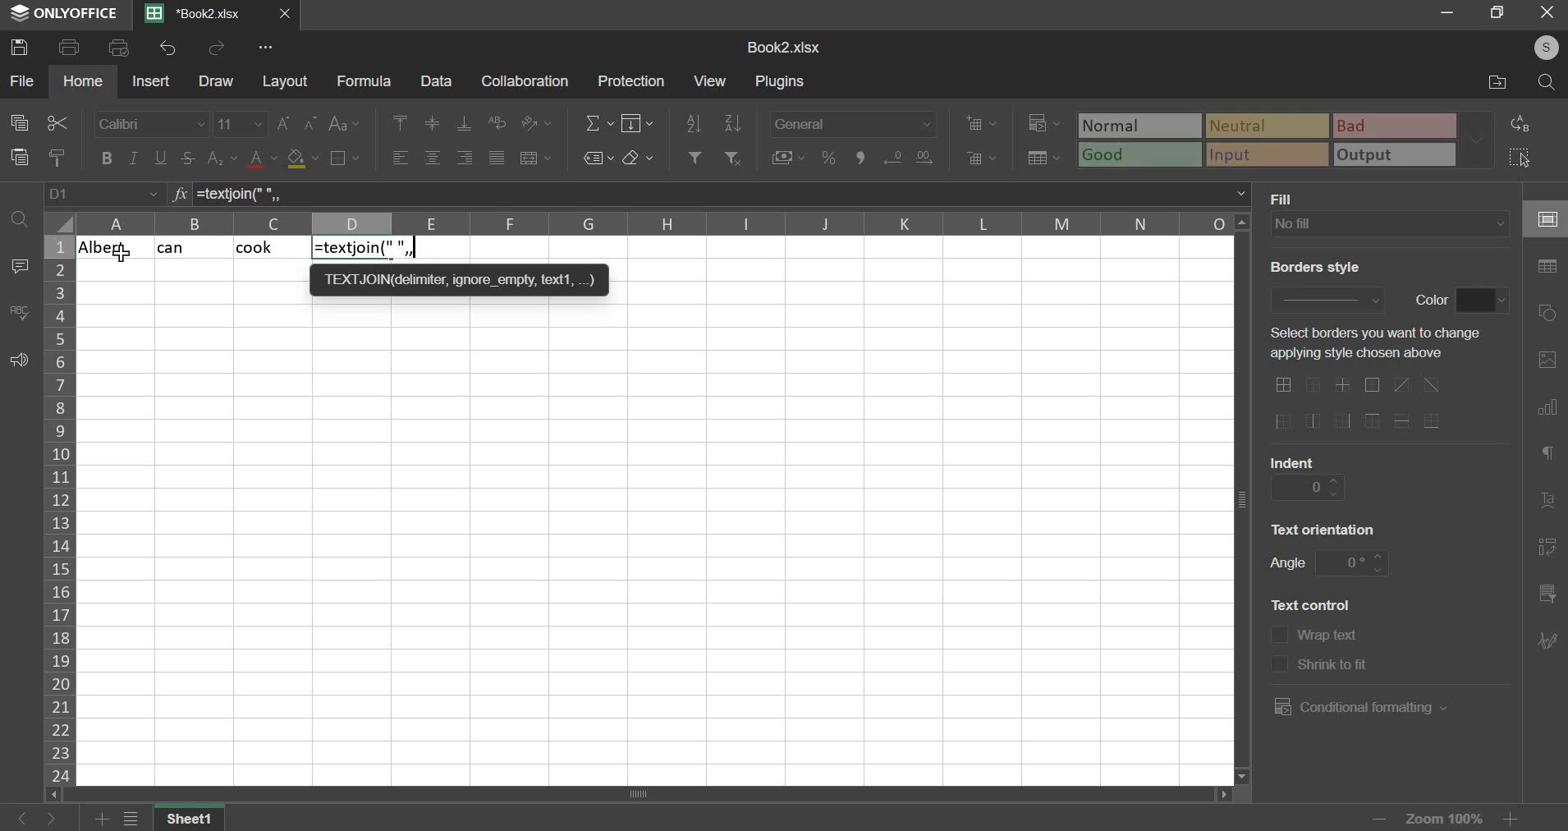 This screenshot has width=1568, height=831. Describe the element at coordinates (1498, 12) in the screenshot. I see `resize` at that location.